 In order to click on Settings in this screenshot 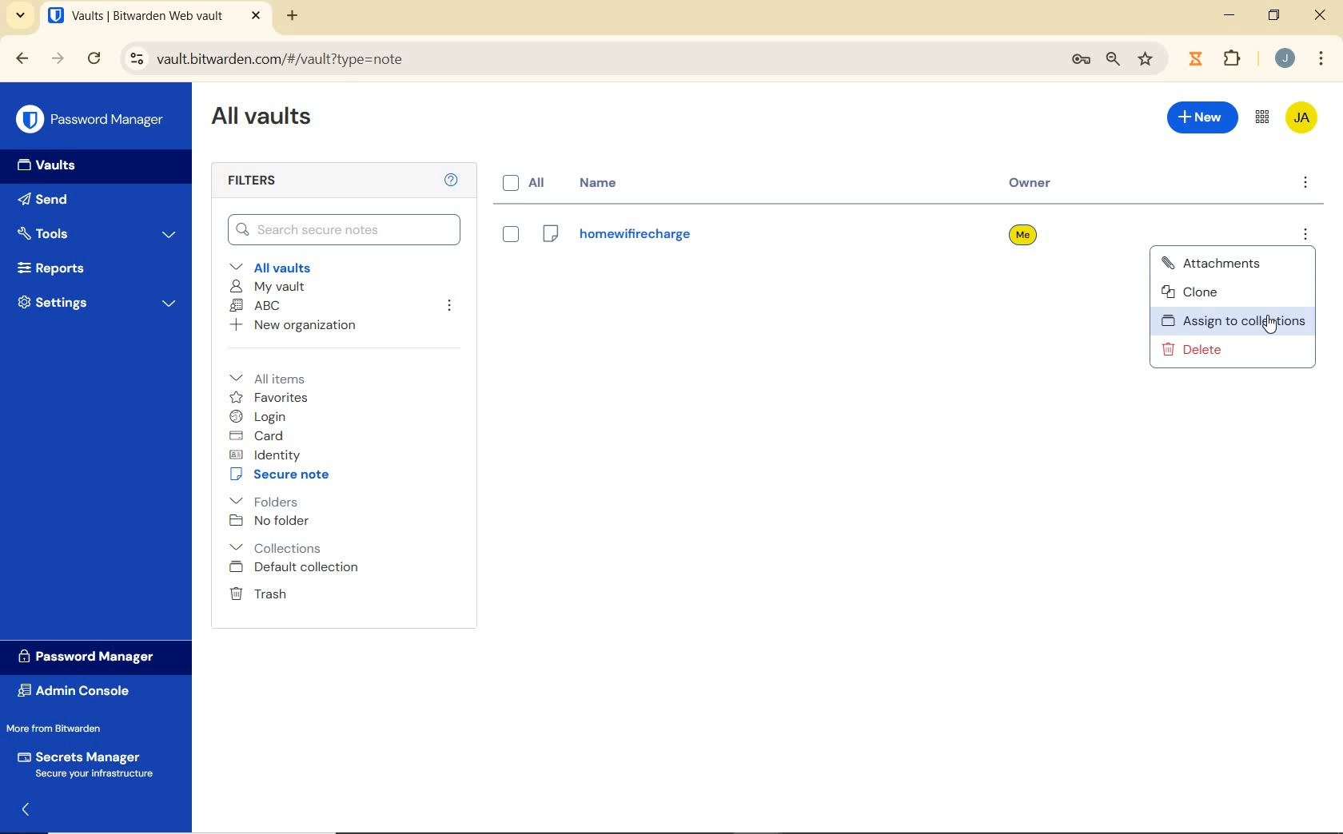, I will do `click(95, 302)`.